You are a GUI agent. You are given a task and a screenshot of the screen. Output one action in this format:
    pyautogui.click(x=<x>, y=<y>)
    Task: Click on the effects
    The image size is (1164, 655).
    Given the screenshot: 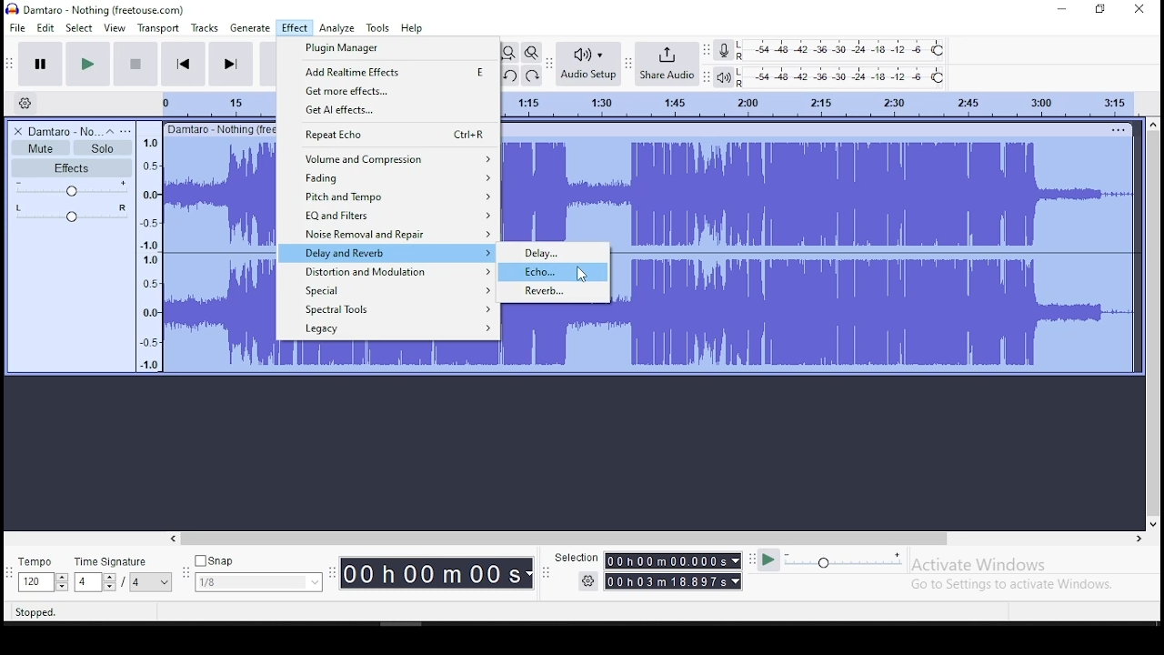 What is the action you would take?
    pyautogui.click(x=71, y=167)
    